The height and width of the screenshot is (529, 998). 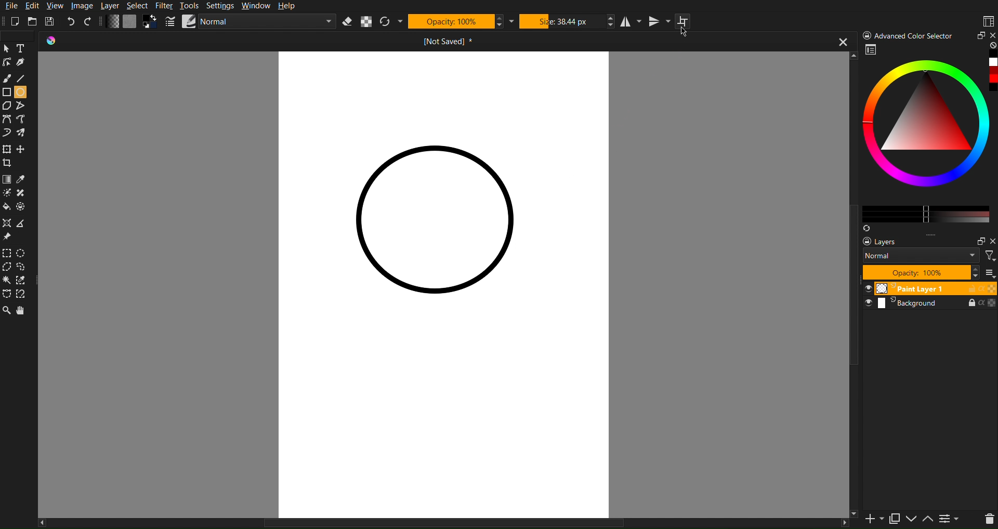 I want to click on Selction polygon, so click(x=7, y=267).